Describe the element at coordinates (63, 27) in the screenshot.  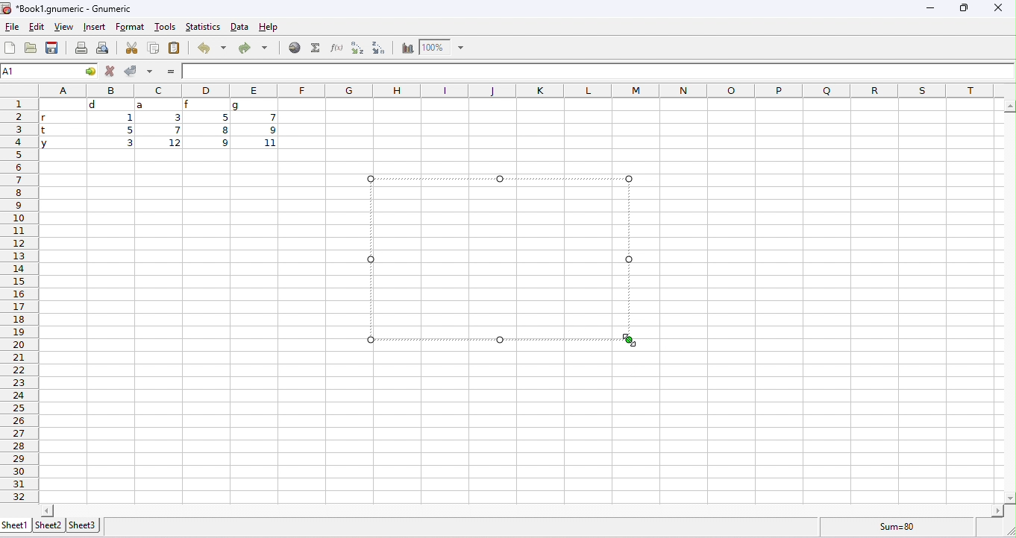
I see `view` at that location.